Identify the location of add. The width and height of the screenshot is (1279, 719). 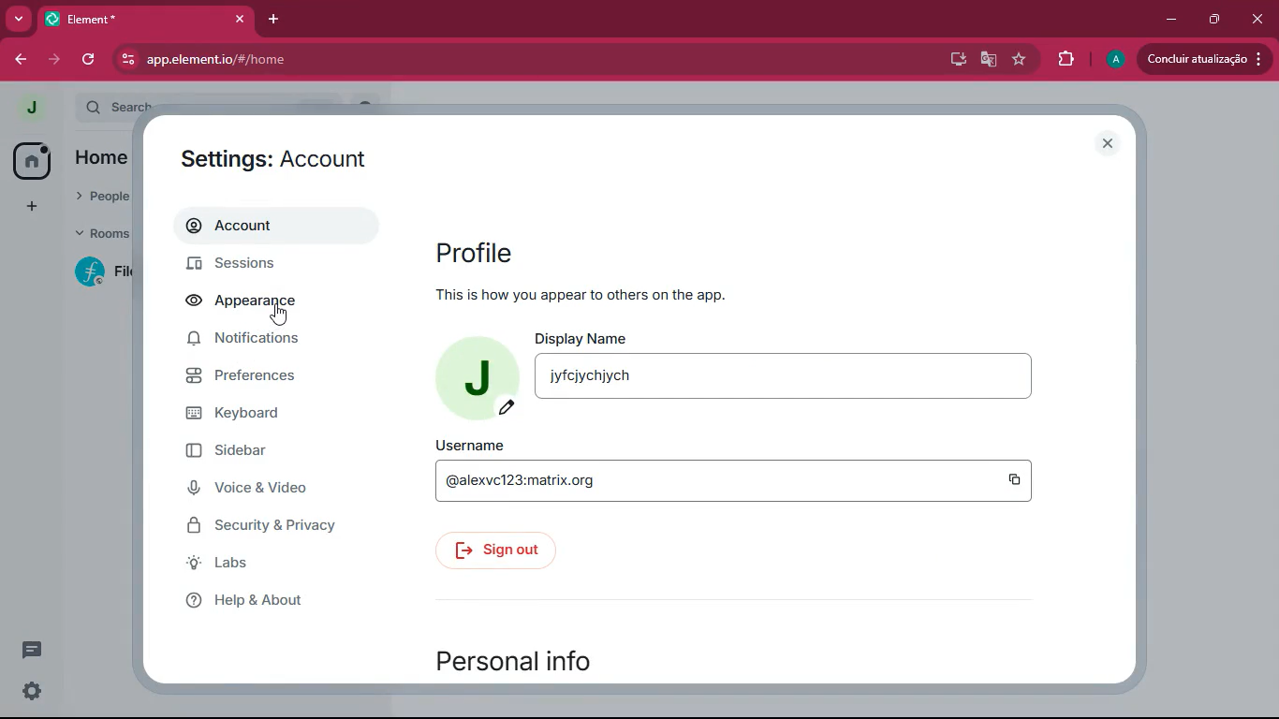
(32, 207).